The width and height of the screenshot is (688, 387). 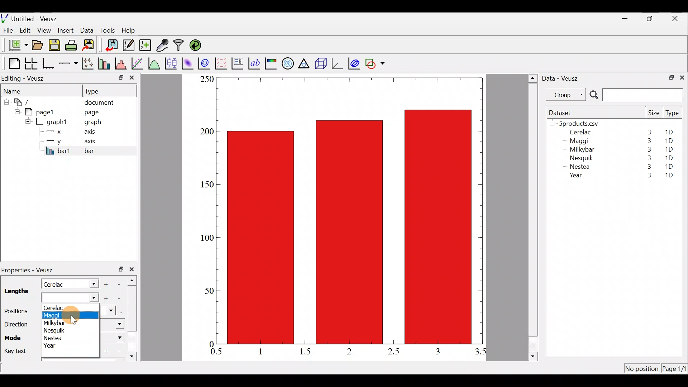 What do you see at coordinates (25, 30) in the screenshot?
I see `Edit` at bounding box center [25, 30].